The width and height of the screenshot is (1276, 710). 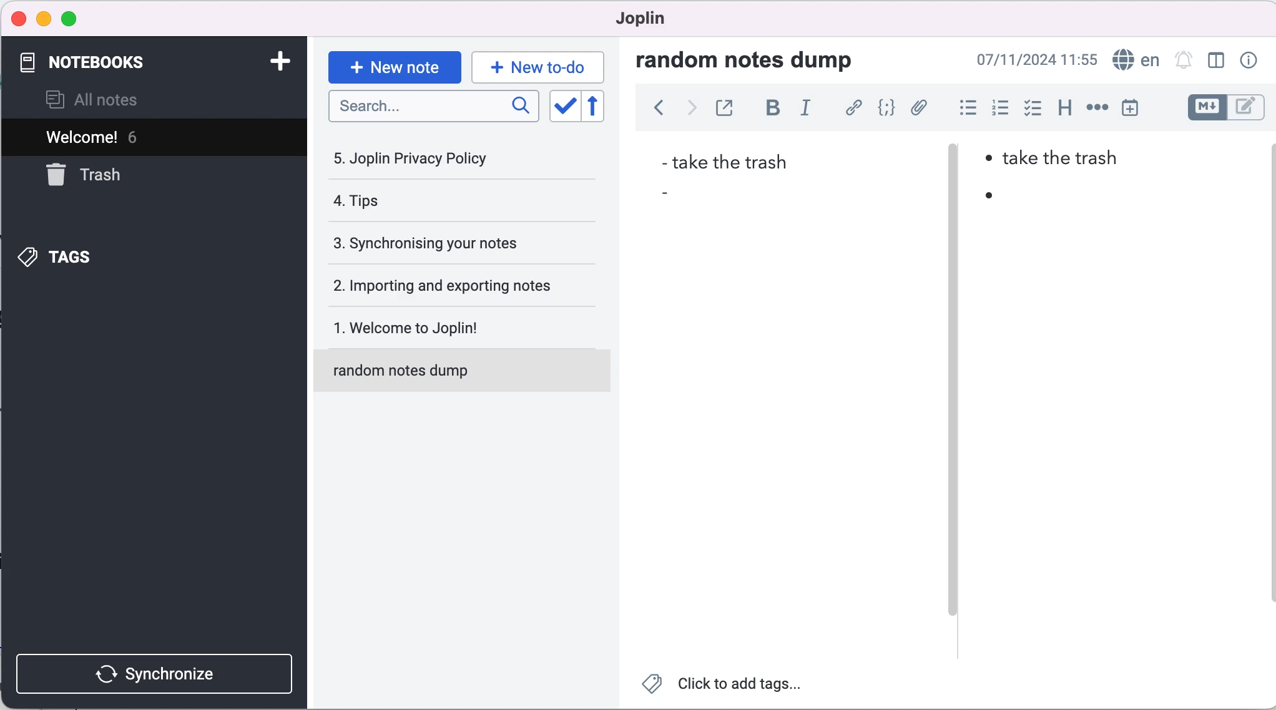 What do you see at coordinates (604, 107) in the screenshot?
I see `reverse sort order` at bounding box center [604, 107].